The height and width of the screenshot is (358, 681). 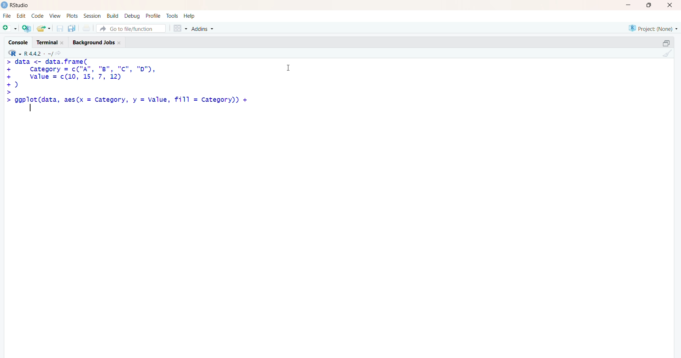 I want to click on clear console, so click(x=666, y=53).